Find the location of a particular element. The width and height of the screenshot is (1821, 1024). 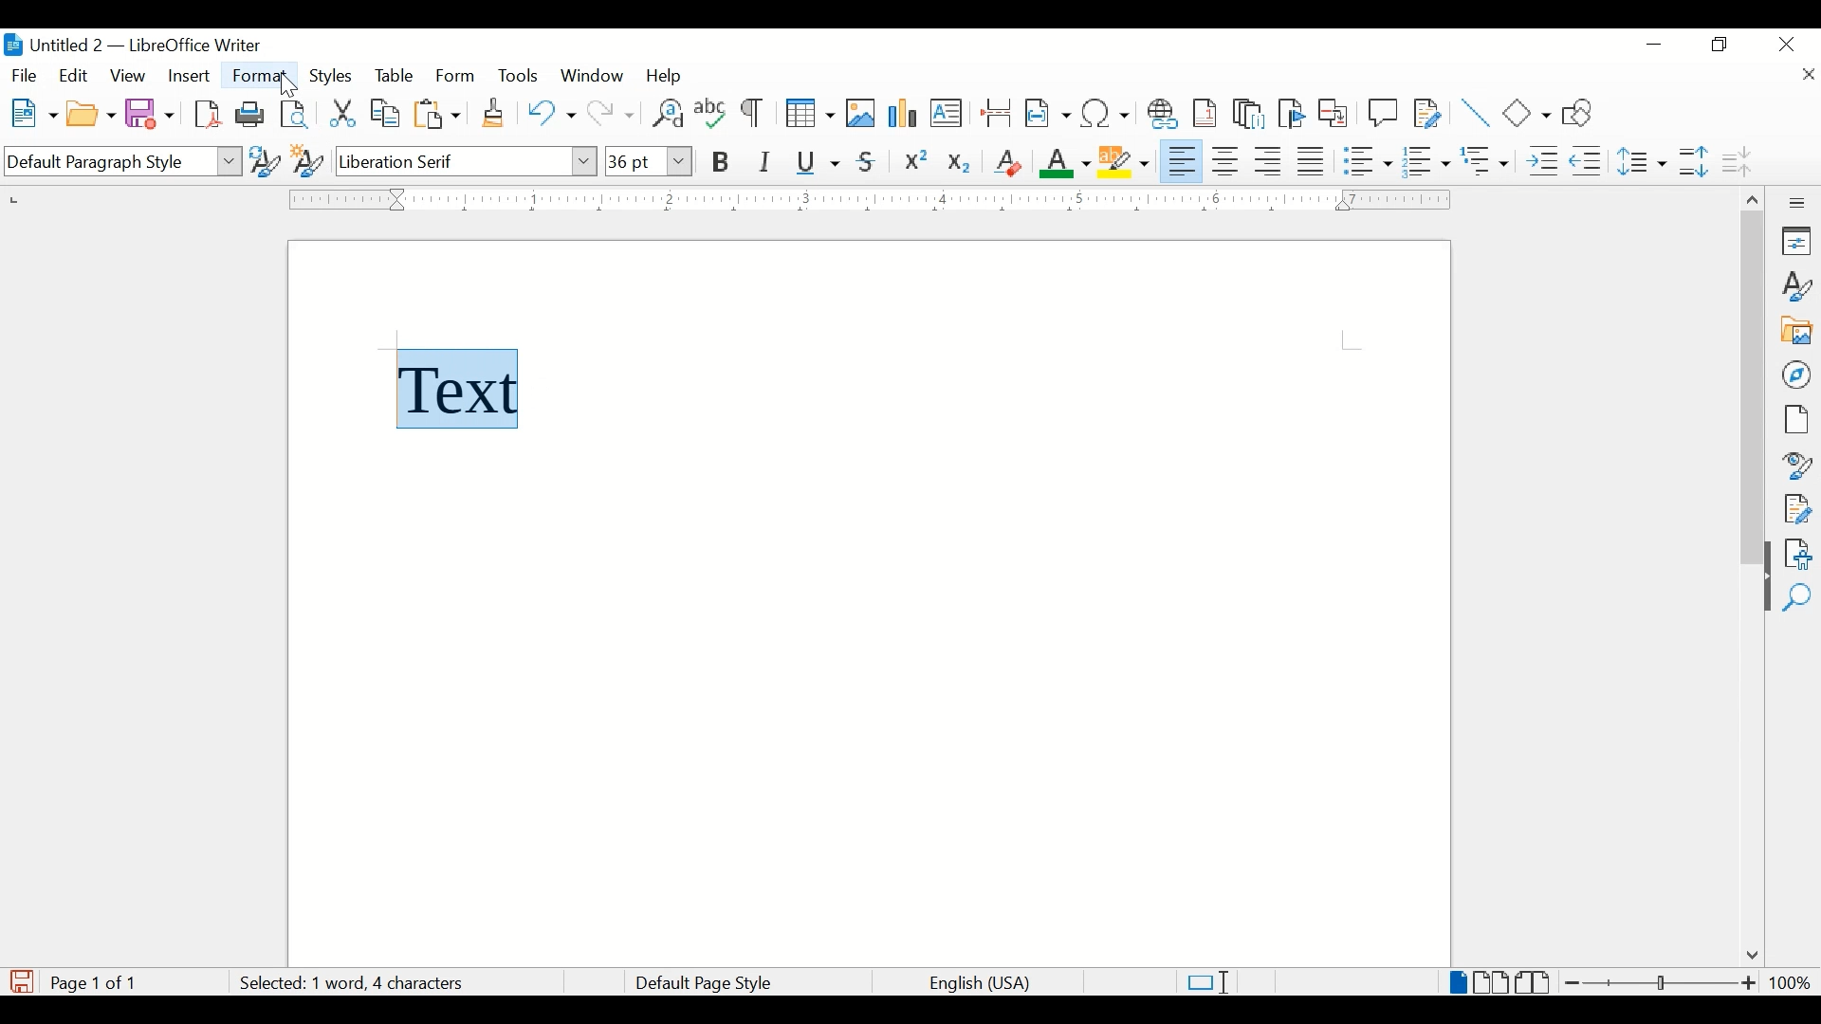

styles is located at coordinates (1798, 286).